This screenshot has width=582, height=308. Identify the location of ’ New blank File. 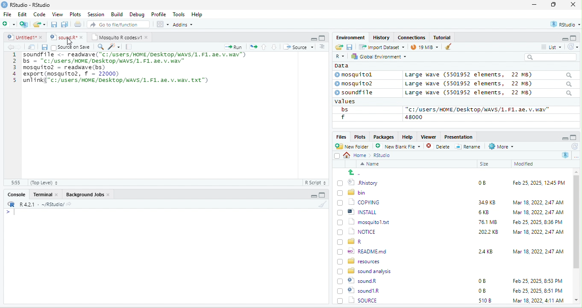
(400, 148).